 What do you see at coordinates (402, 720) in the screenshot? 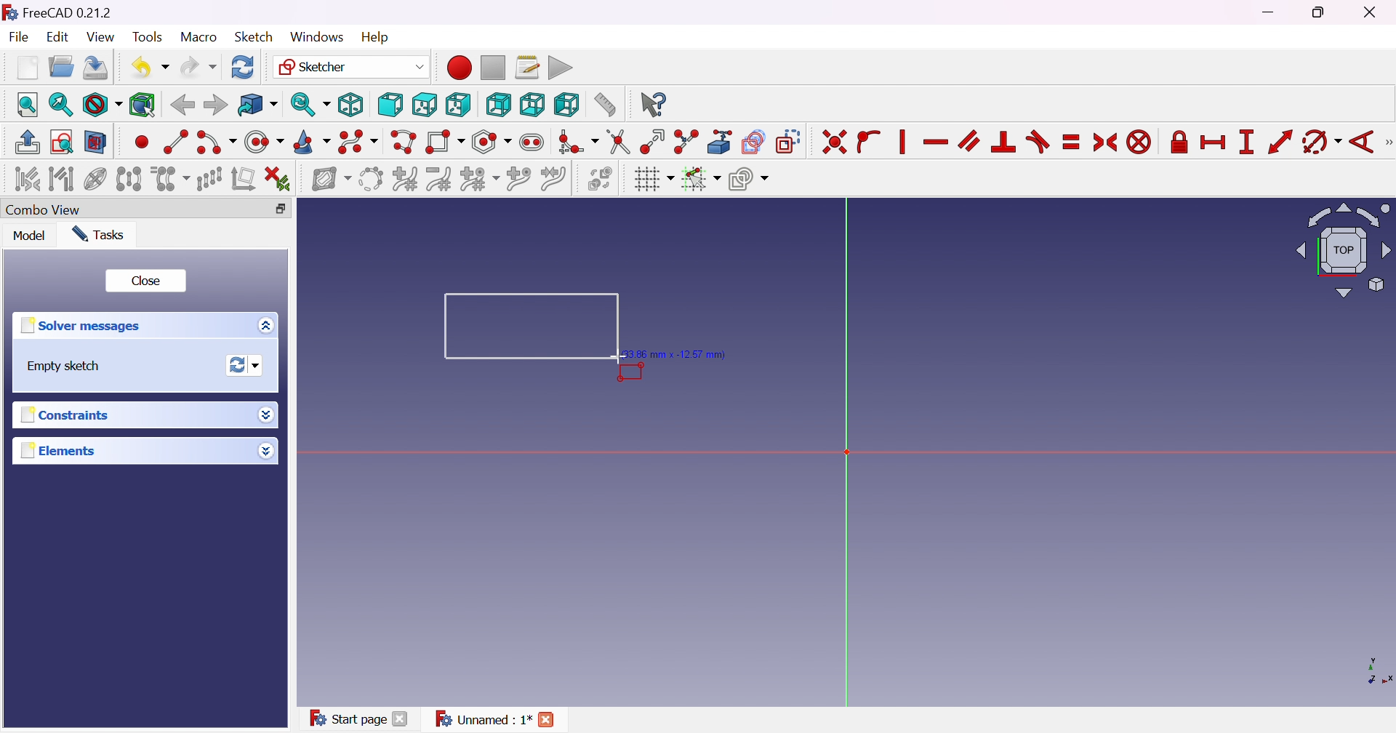
I see `Close` at bounding box center [402, 720].